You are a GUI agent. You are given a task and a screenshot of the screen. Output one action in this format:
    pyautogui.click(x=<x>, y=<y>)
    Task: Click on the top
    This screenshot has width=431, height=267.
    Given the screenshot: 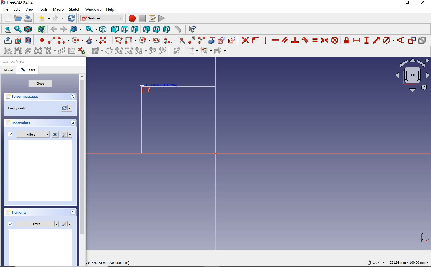 What is the action you would take?
    pyautogui.click(x=125, y=29)
    